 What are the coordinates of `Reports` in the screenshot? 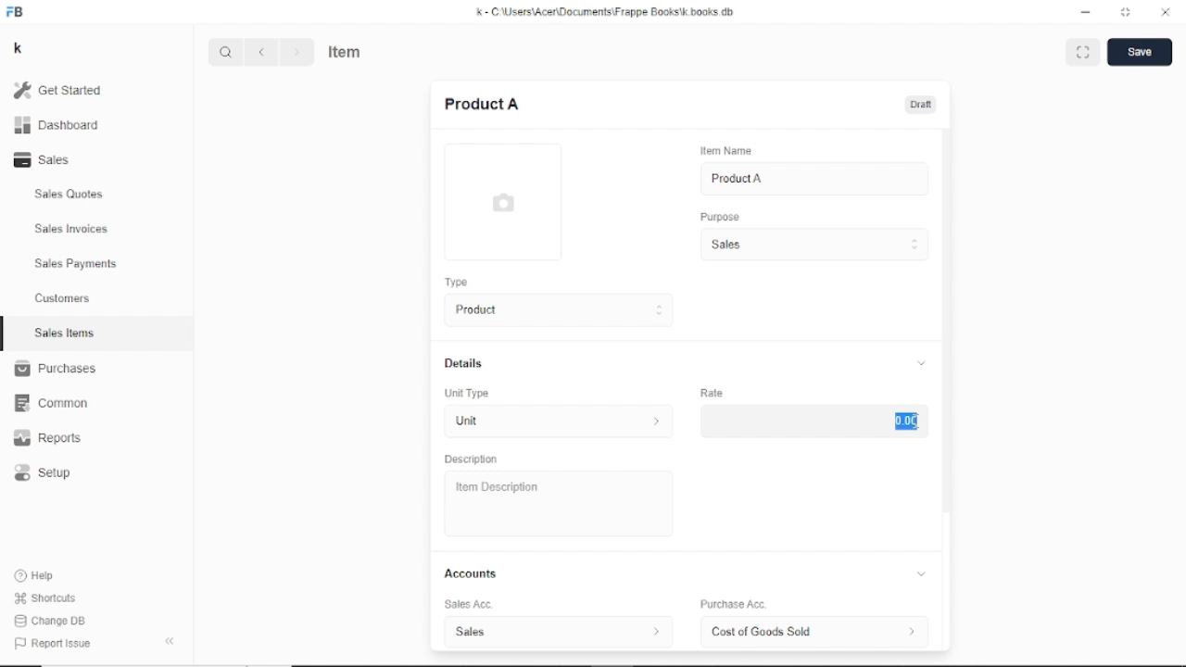 It's located at (48, 437).